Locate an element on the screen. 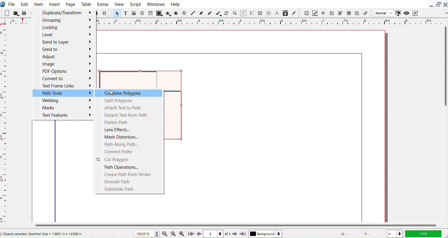 The image size is (448, 238). Lens Effects is located at coordinates (129, 129).